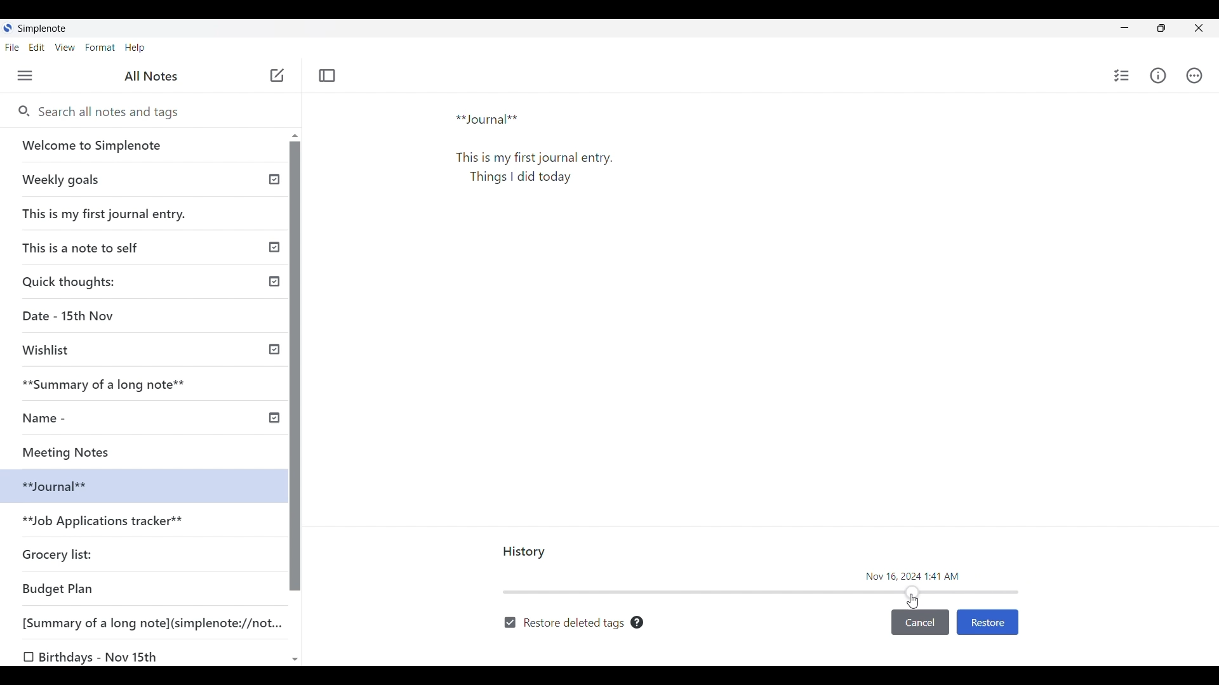 This screenshot has height=685, width=1219. I want to click on Journal, so click(539, 167).